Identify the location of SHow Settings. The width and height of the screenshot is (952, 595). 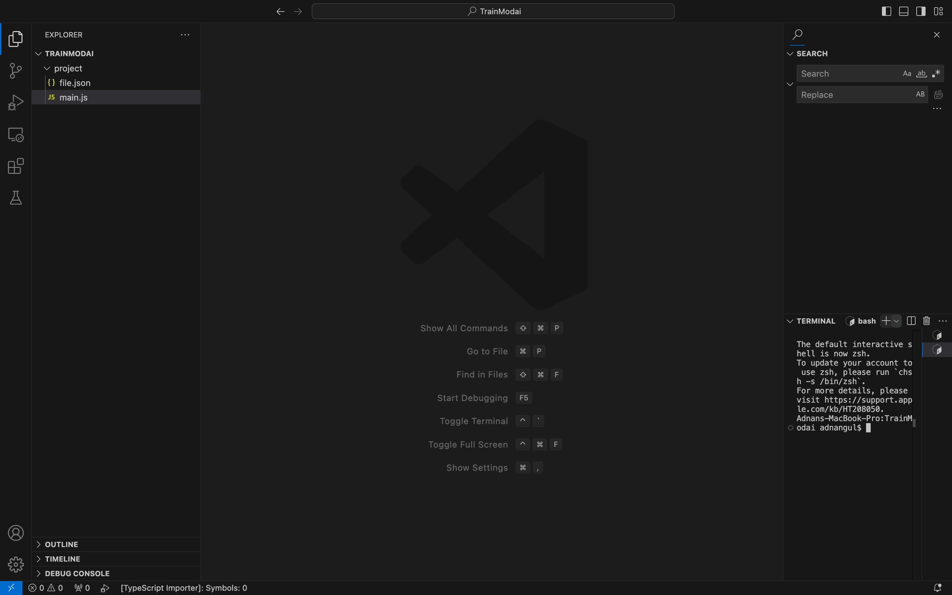
(537, 468).